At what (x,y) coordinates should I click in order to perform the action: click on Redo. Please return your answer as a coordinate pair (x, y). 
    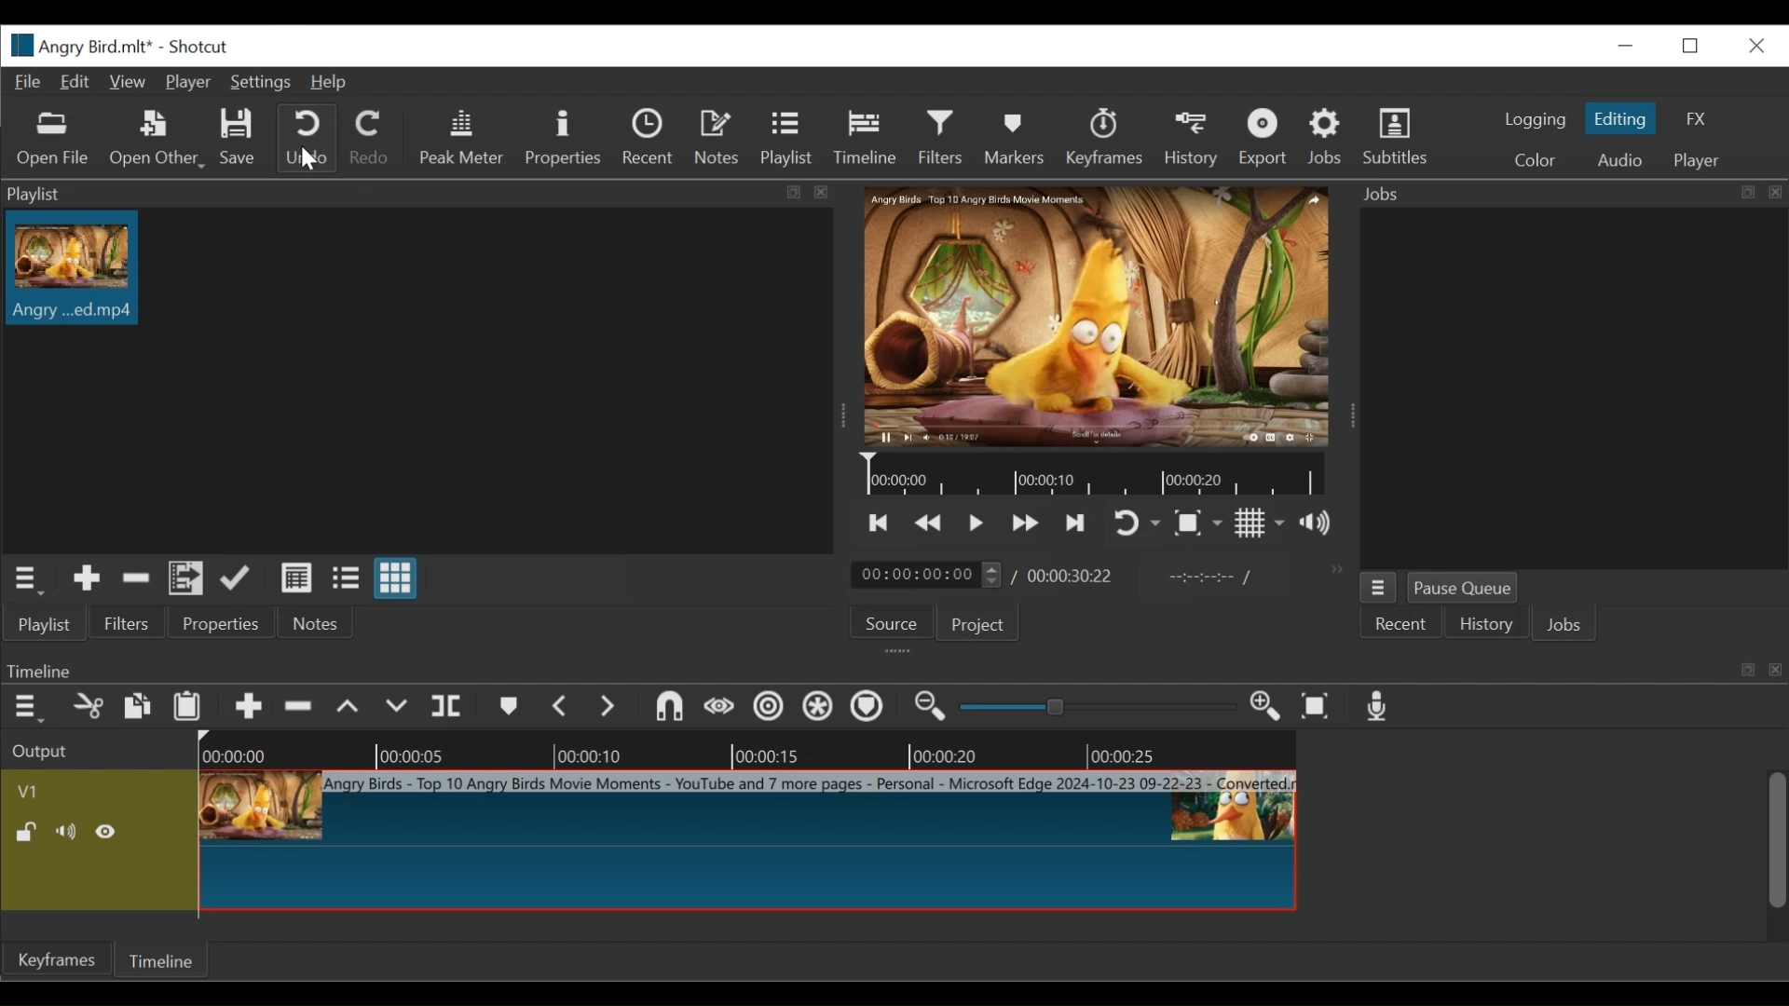
    Looking at the image, I should click on (367, 137).